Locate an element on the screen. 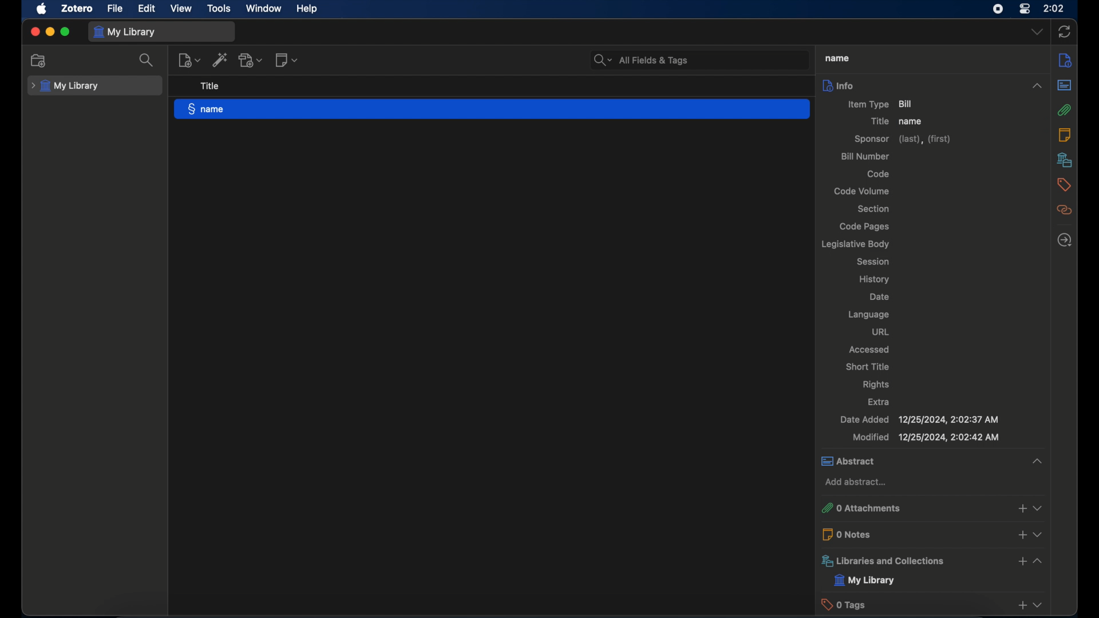  info is located at coordinates (934, 86).